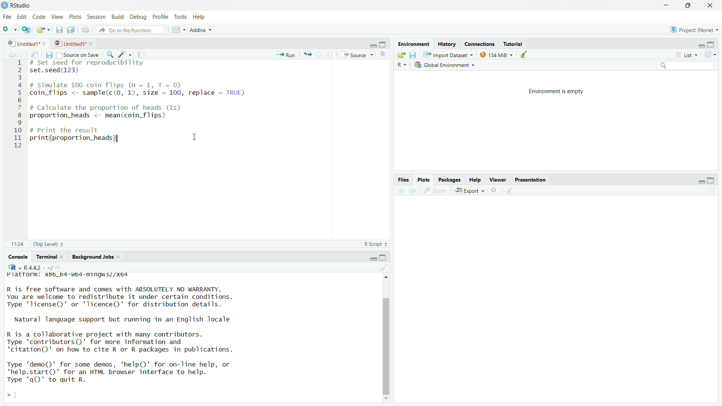 The height and width of the screenshot is (406, 722). What do you see at coordinates (714, 180) in the screenshot?
I see `maximize` at bounding box center [714, 180].